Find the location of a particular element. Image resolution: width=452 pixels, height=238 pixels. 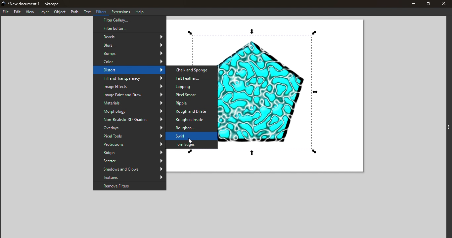

Ridges is located at coordinates (129, 153).